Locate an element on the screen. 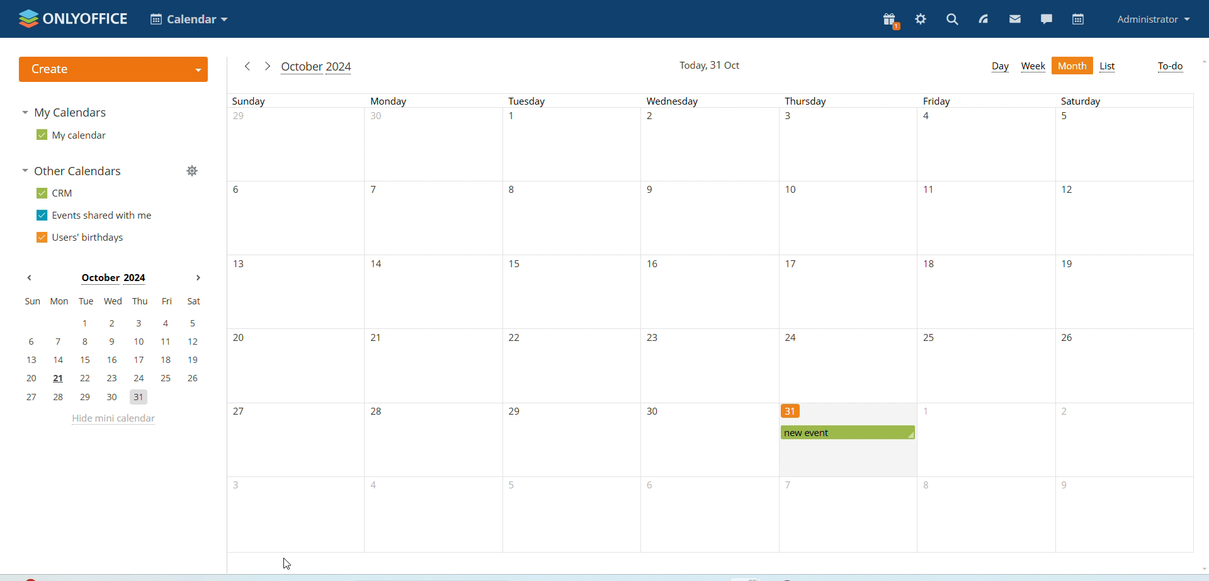 This screenshot has height=581, width=1209. feed is located at coordinates (982, 20).